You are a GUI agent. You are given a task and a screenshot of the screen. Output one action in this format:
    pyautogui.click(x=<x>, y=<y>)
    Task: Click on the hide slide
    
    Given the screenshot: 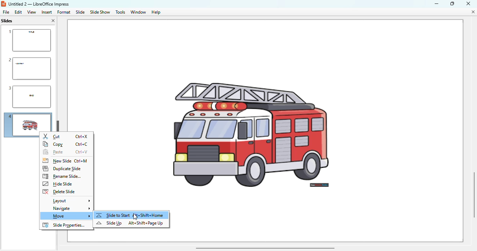 What is the action you would take?
    pyautogui.click(x=58, y=184)
    